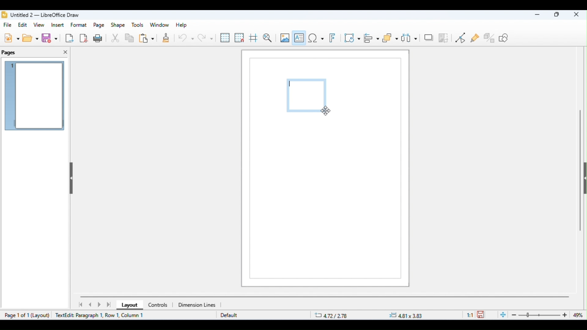  Describe the element at coordinates (157, 305) in the screenshot. I see `controls` at that location.